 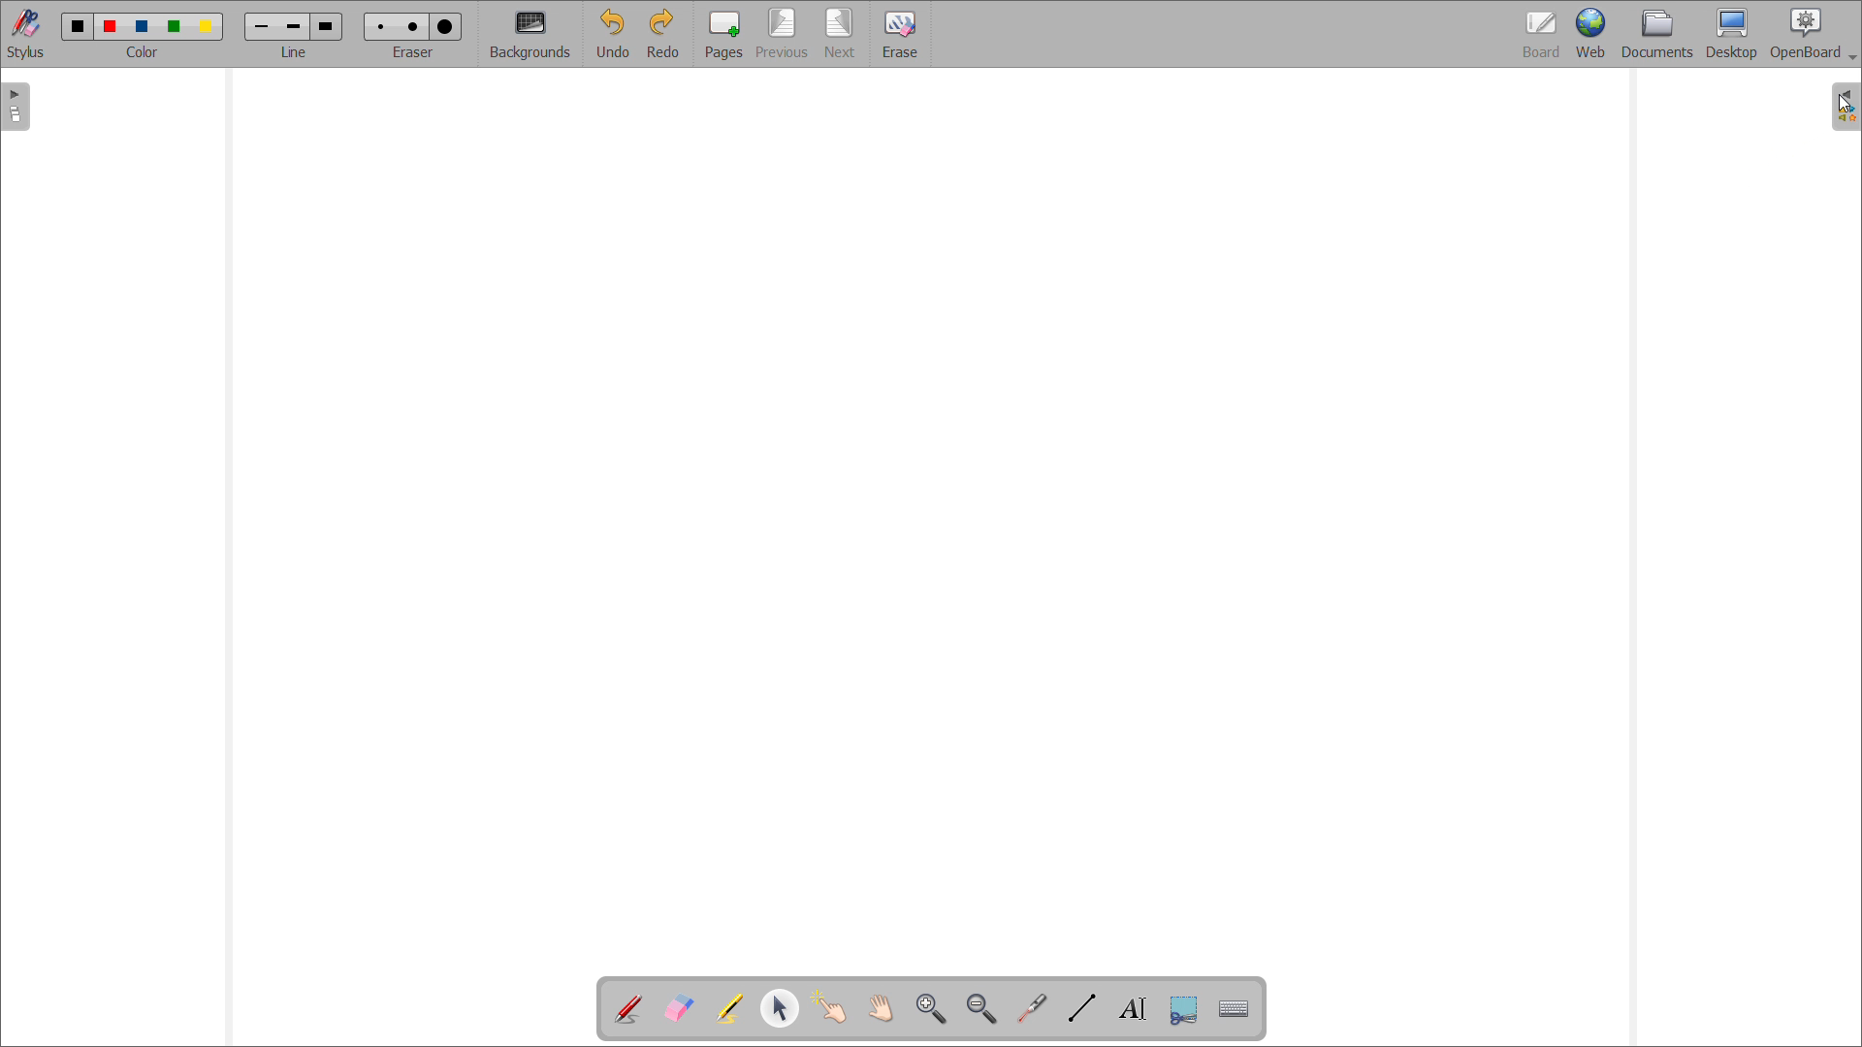 What do you see at coordinates (1657, 34) in the screenshot?
I see `documents` at bounding box center [1657, 34].